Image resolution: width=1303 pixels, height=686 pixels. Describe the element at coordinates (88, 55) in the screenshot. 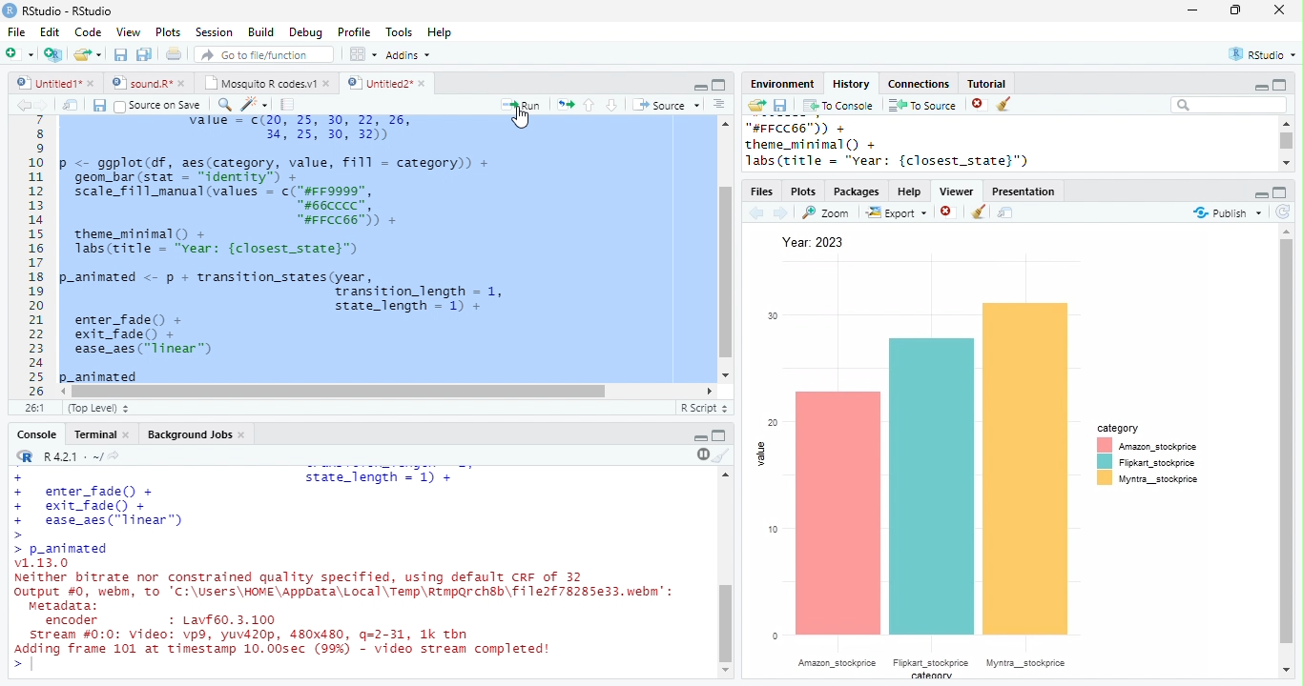

I see `open file` at that location.